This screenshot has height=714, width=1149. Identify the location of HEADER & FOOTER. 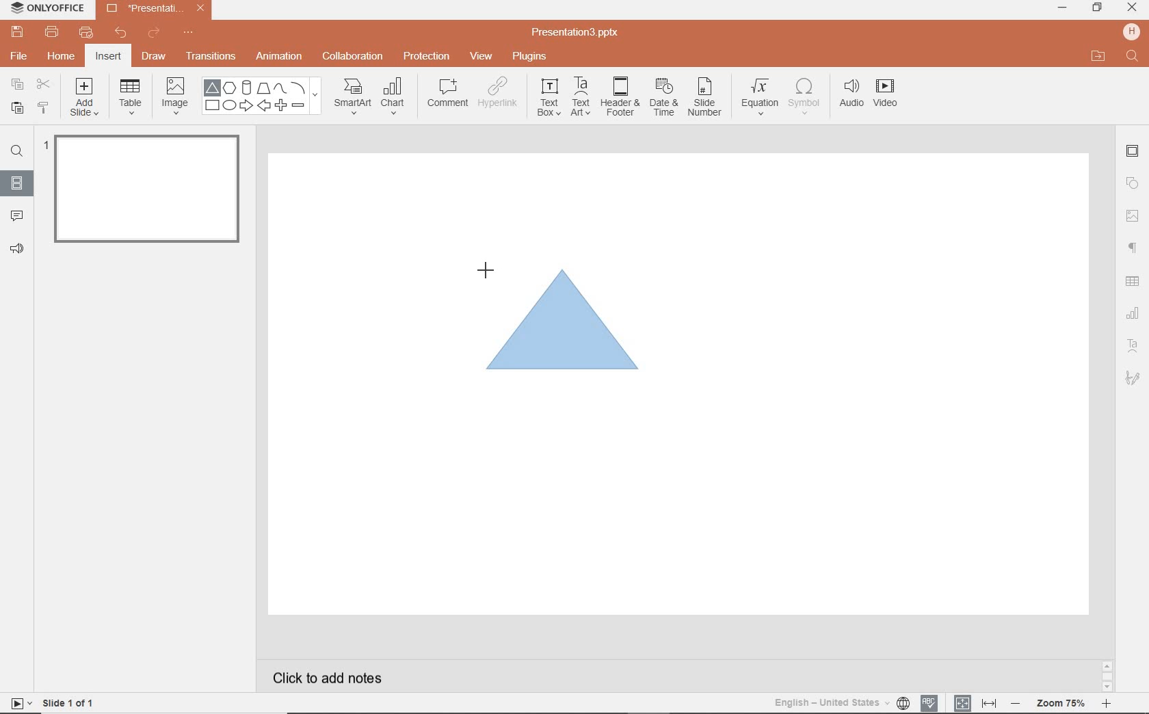
(619, 96).